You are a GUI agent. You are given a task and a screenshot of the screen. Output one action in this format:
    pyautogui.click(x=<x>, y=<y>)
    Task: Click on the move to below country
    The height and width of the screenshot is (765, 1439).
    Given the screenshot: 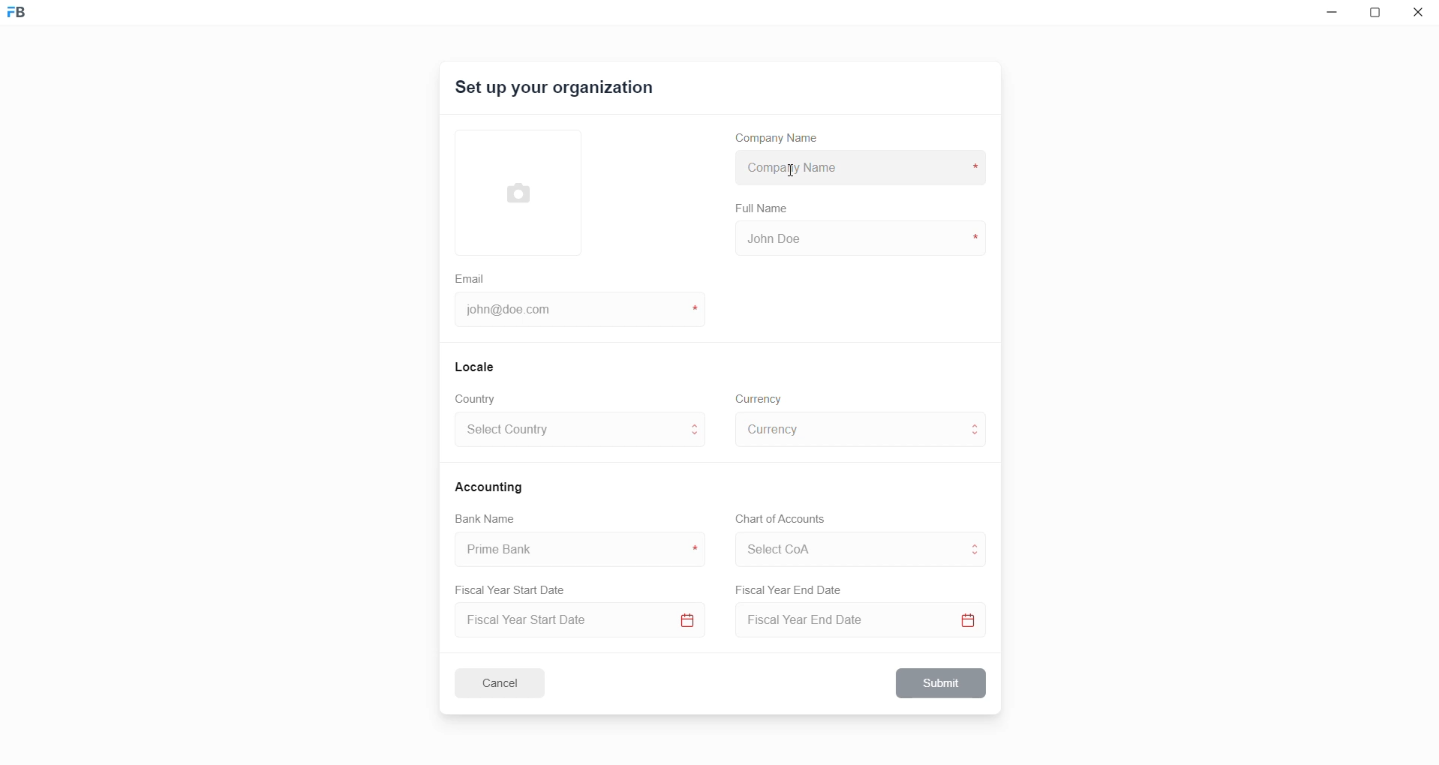 What is the action you would take?
    pyautogui.click(x=698, y=439)
    